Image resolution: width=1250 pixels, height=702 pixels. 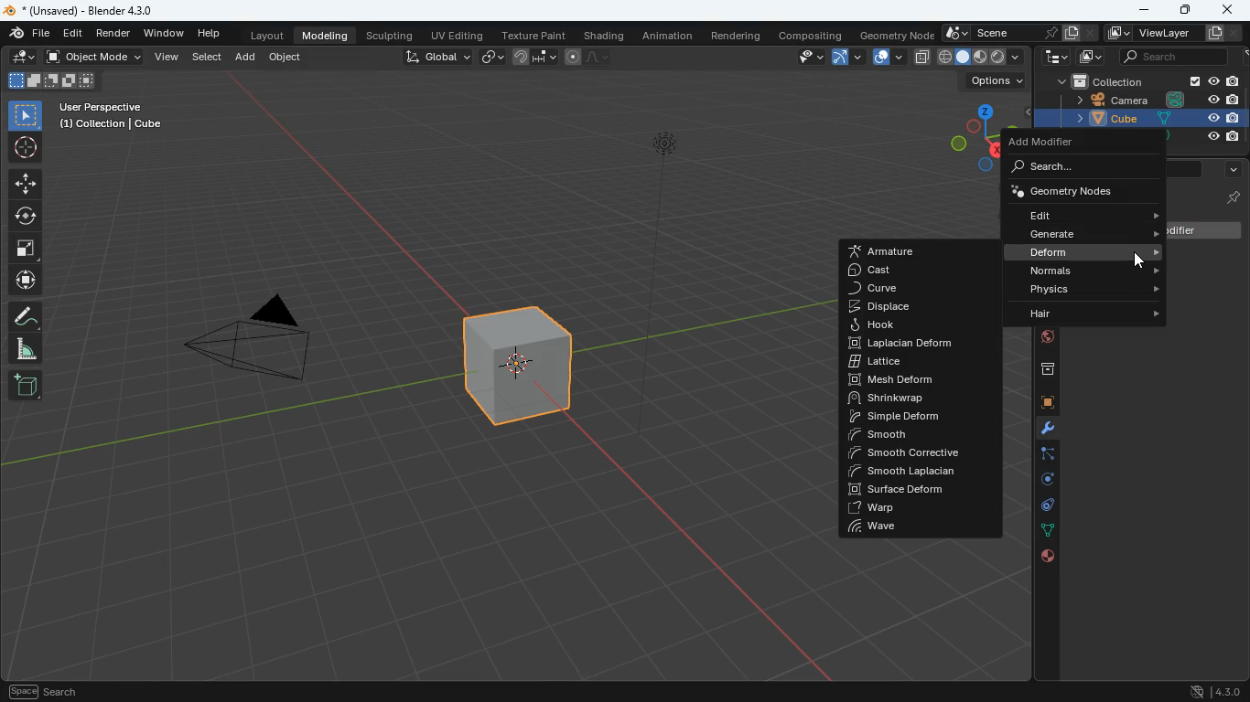 What do you see at coordinates (72, 33) in the screenshot?
I see `edit` at bounding box center [72, 33].